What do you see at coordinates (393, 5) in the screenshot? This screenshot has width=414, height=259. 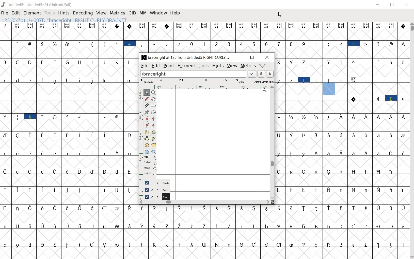 I see `RESTORE DOWN` at bounding box center [393, 5].